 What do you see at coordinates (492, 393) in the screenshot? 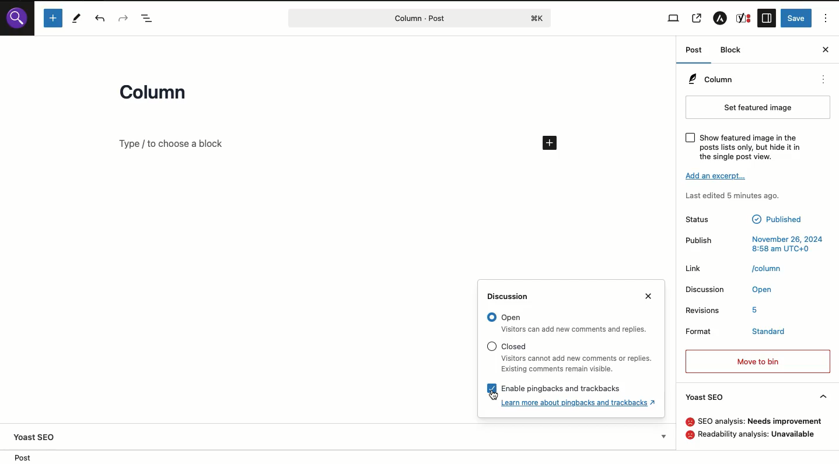
I see `cursor` at bounding box center [492, 393].